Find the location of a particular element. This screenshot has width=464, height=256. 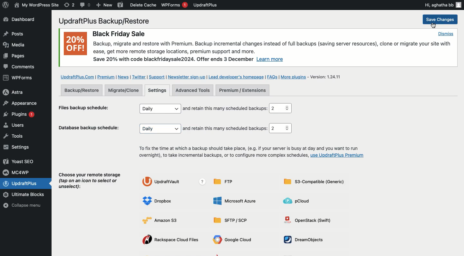

Support is located at coordinates (156, 77).